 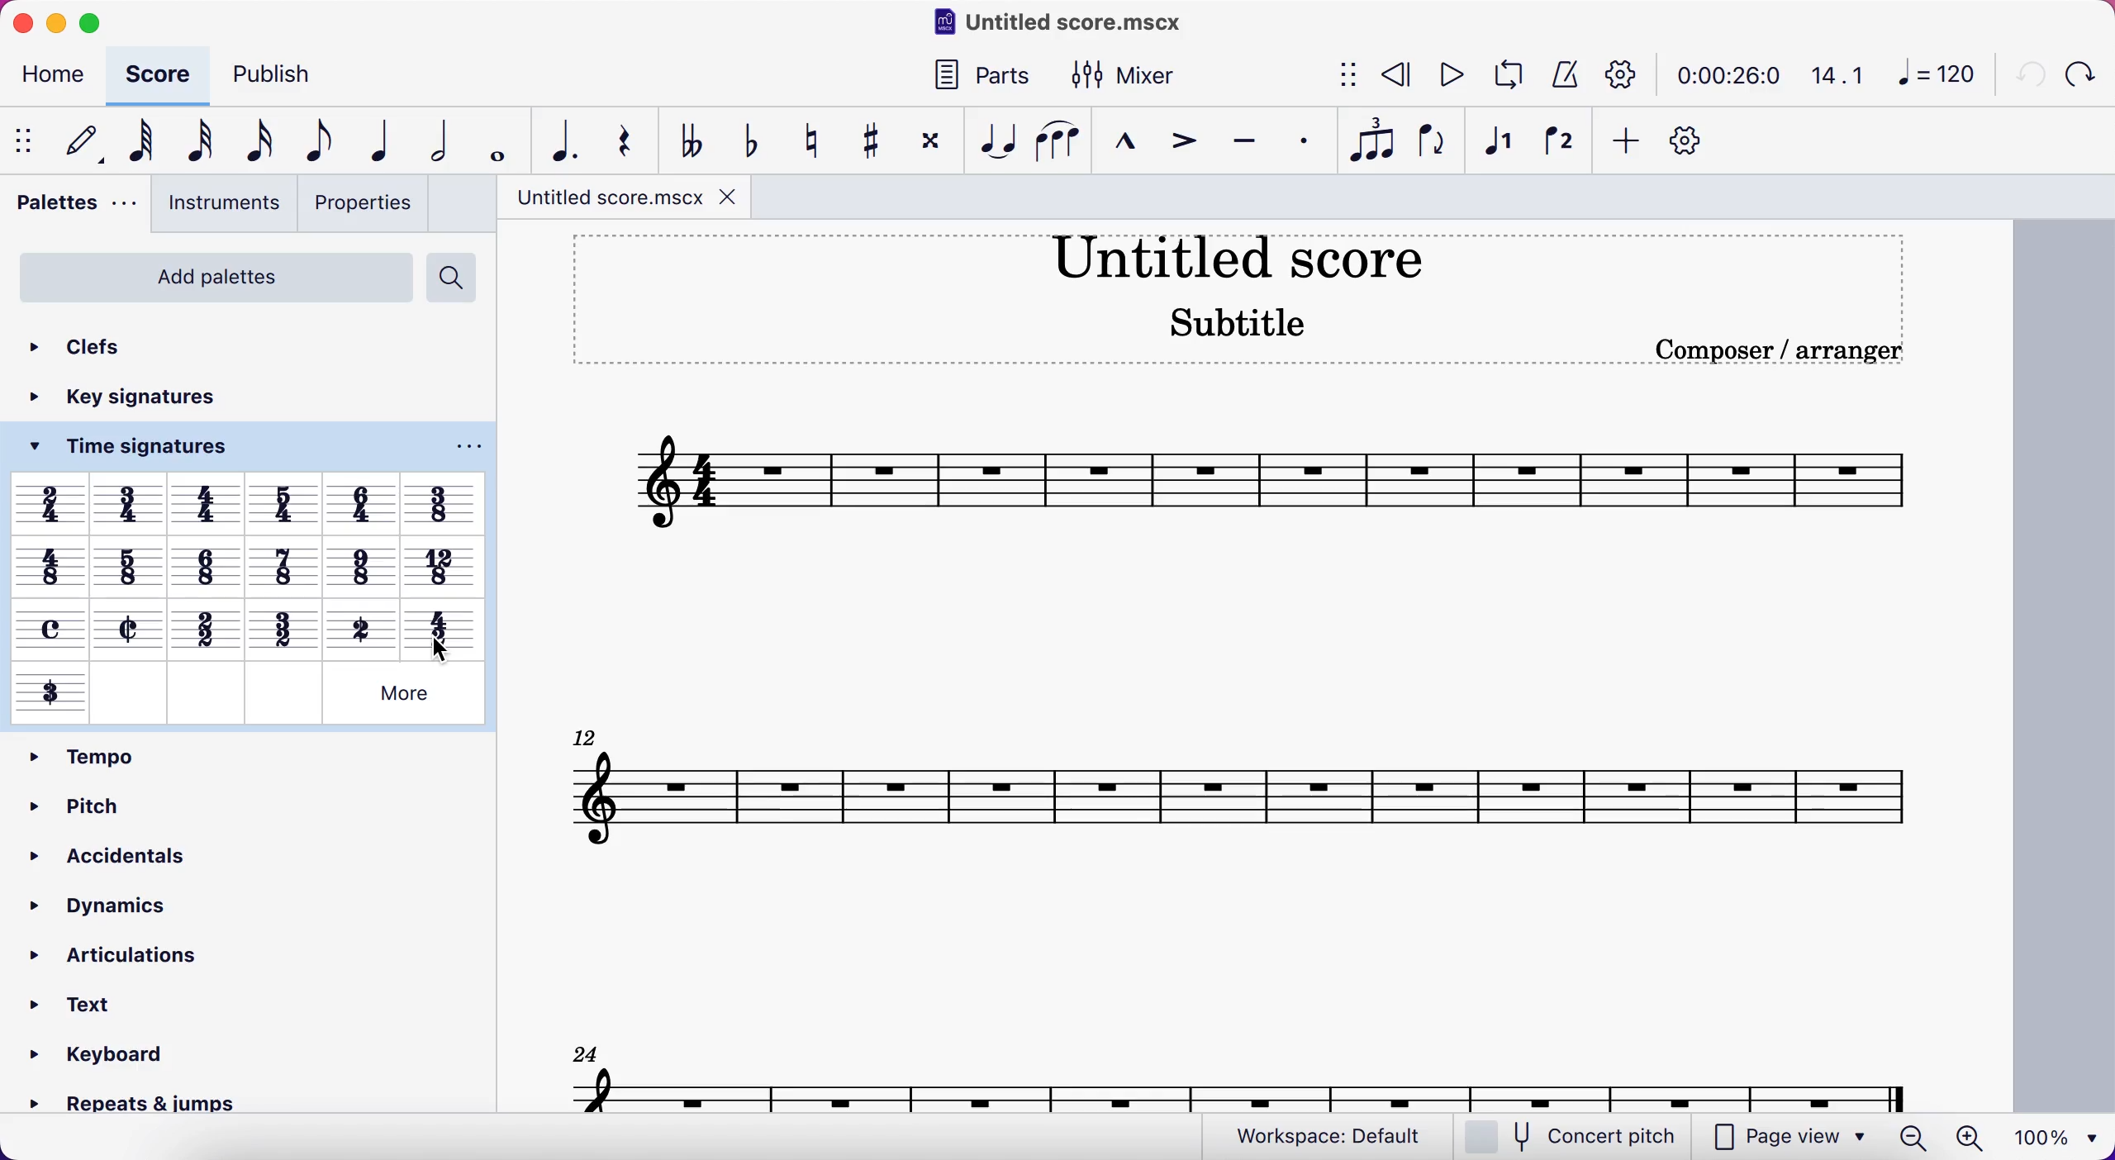 I want to click on customize toolbar, so click(x=1690, y=140).